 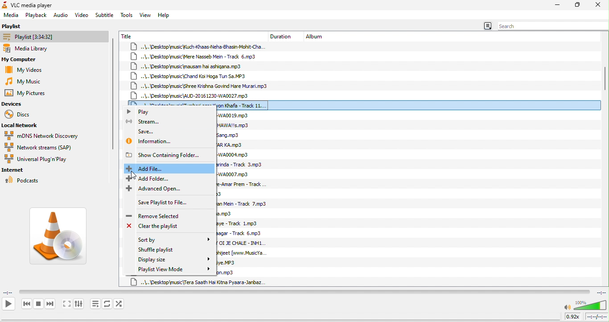 What do you see at coordinates (157, 178) in the screenshot?
I see `add folder` at bounding box center [157, 178].